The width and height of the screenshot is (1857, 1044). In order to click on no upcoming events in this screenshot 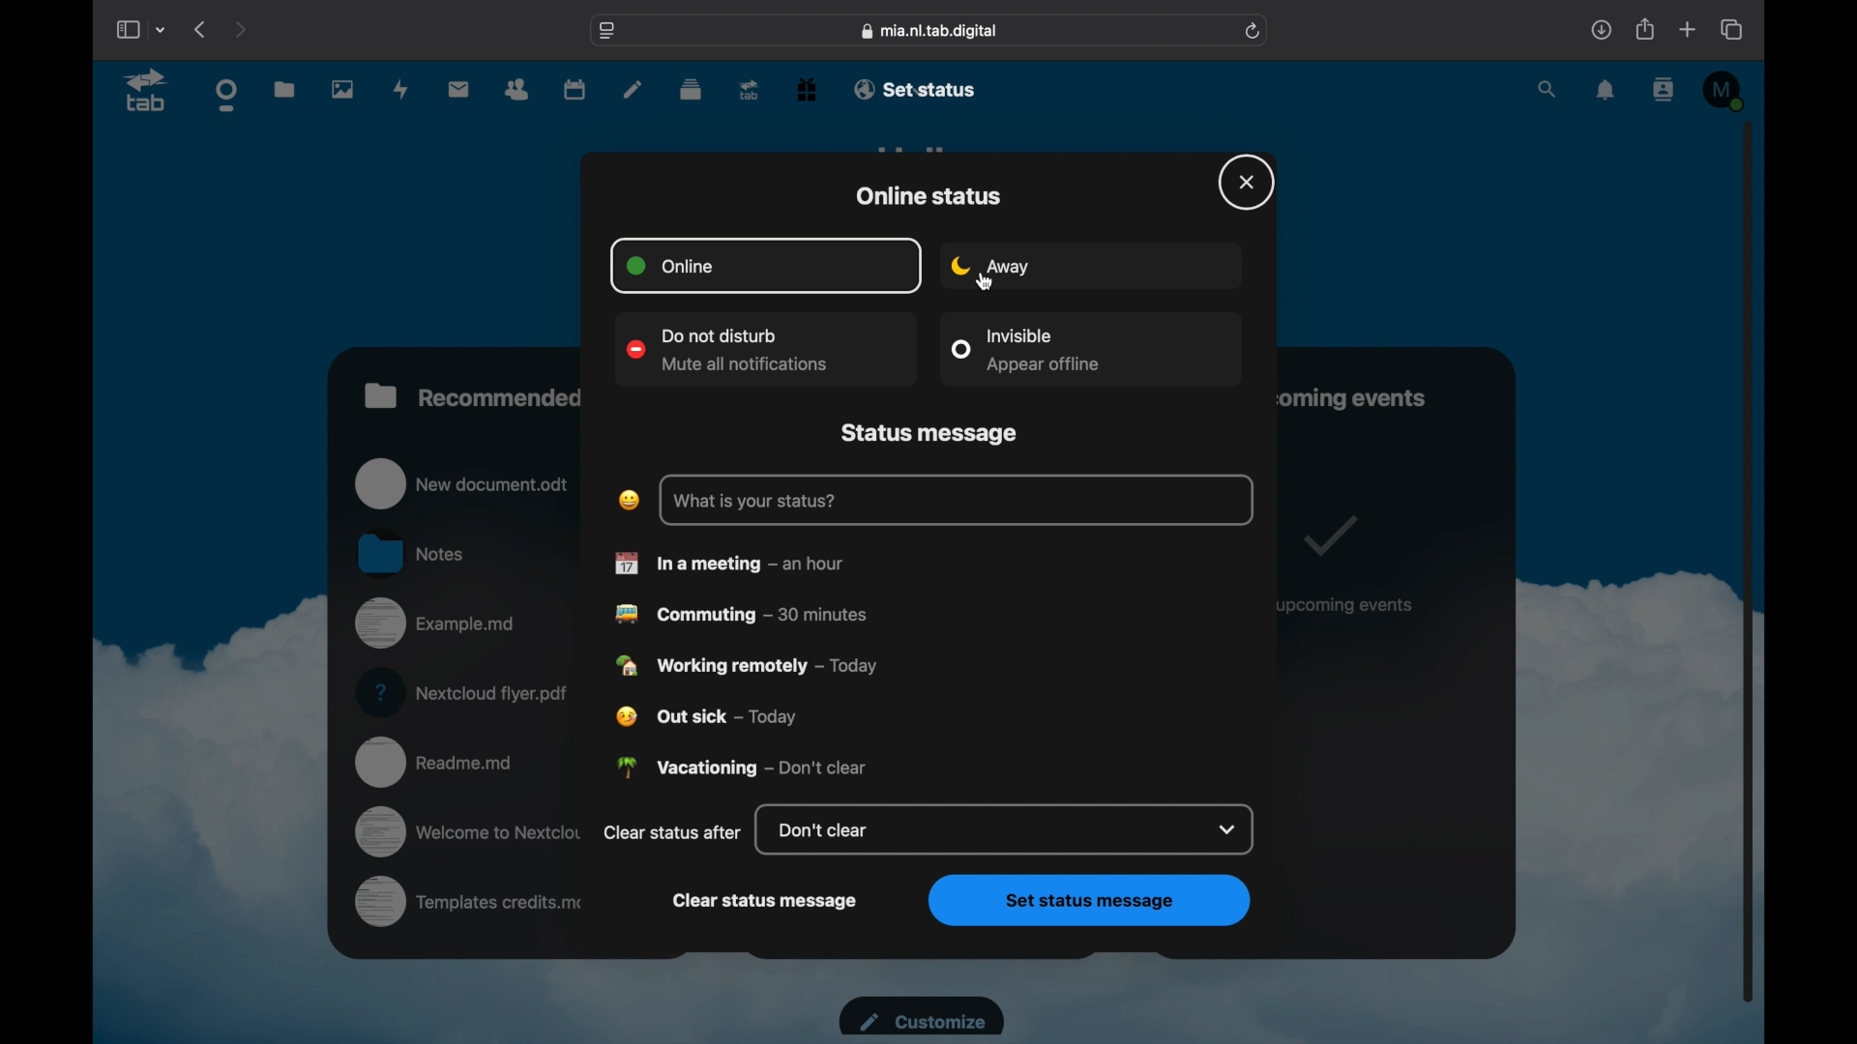, I will do `click(1345, 605)`.